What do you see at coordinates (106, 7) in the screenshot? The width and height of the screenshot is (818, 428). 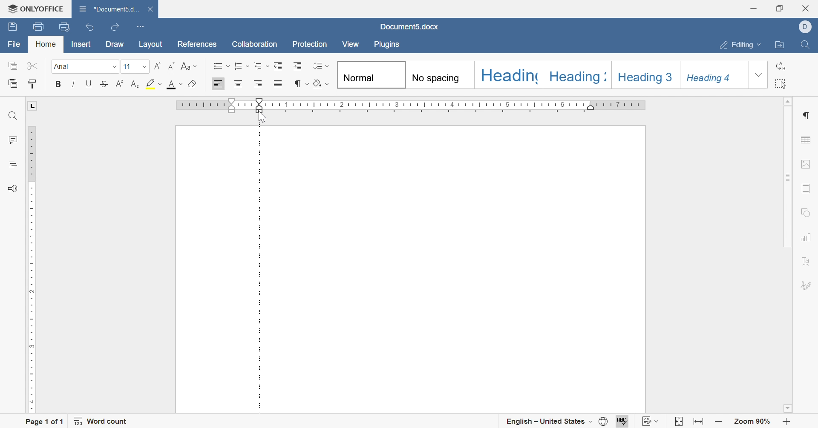 I see `document5.docx` at bounding box center [106, 7].